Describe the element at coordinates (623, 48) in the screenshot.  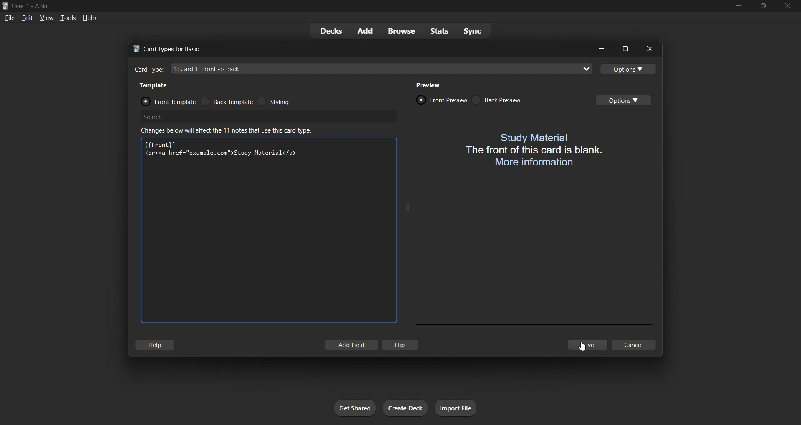
I see `maximize` at that location.